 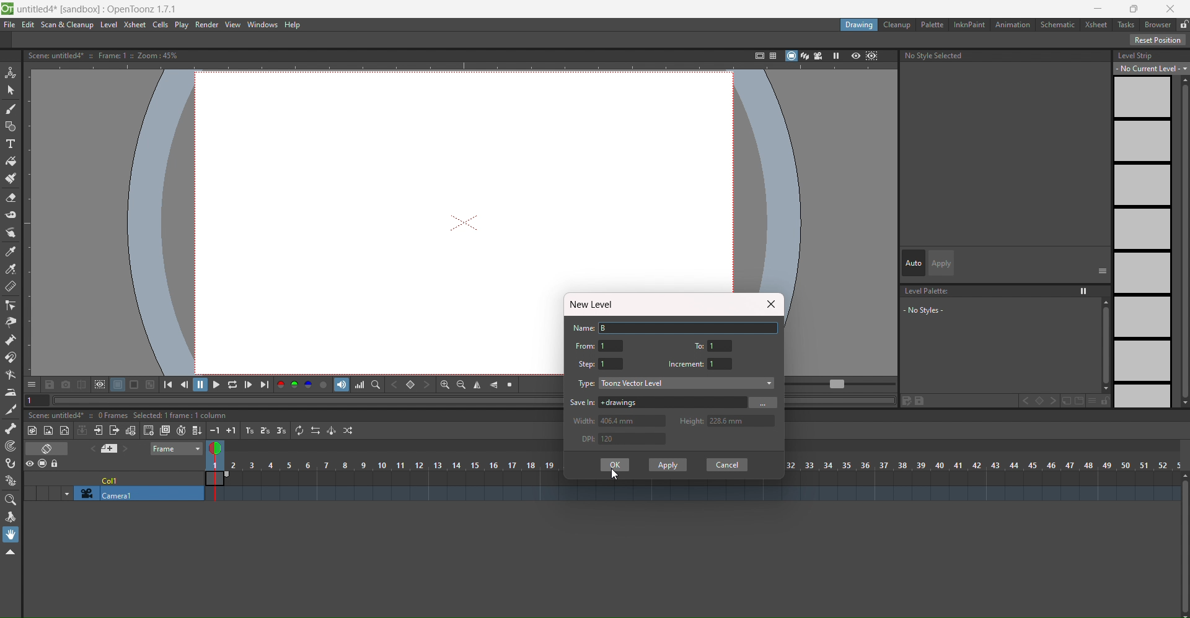 What do you see at coordinates (10, 518) in the screenshot?
I see `rotate tool` at bounding box center [10, 518].